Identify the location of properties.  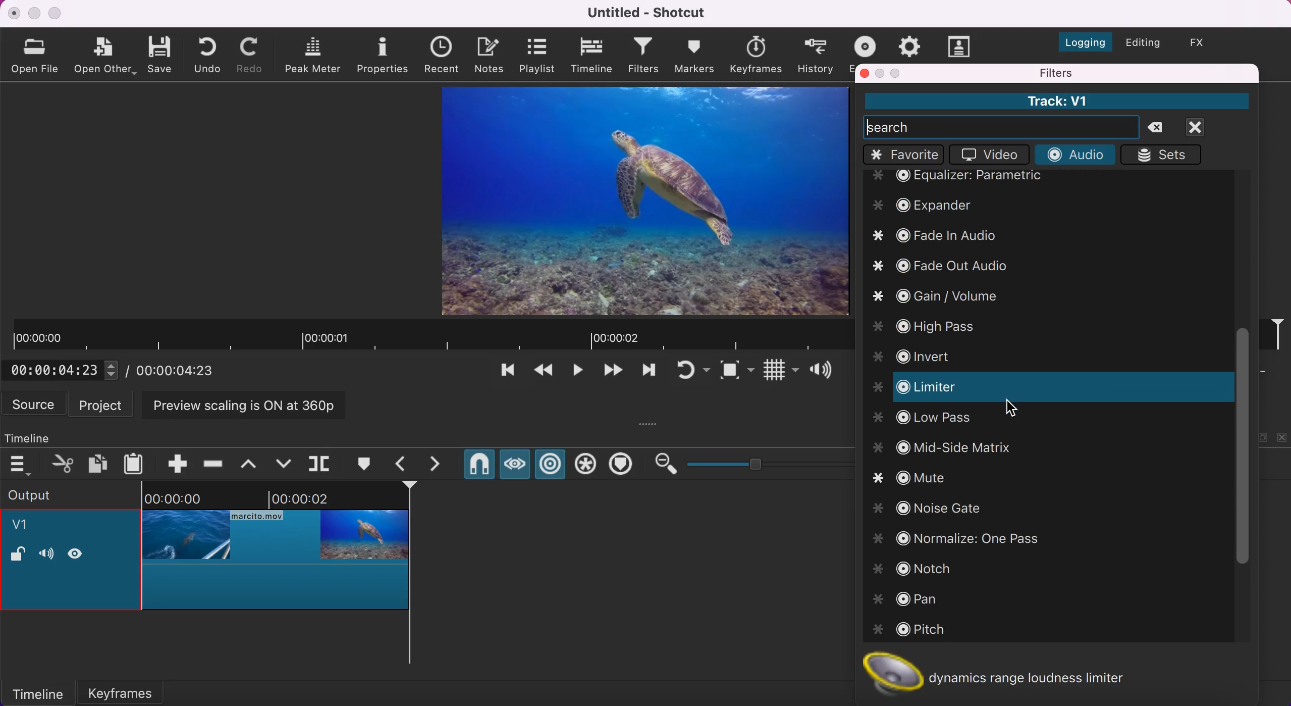
(384, 54).